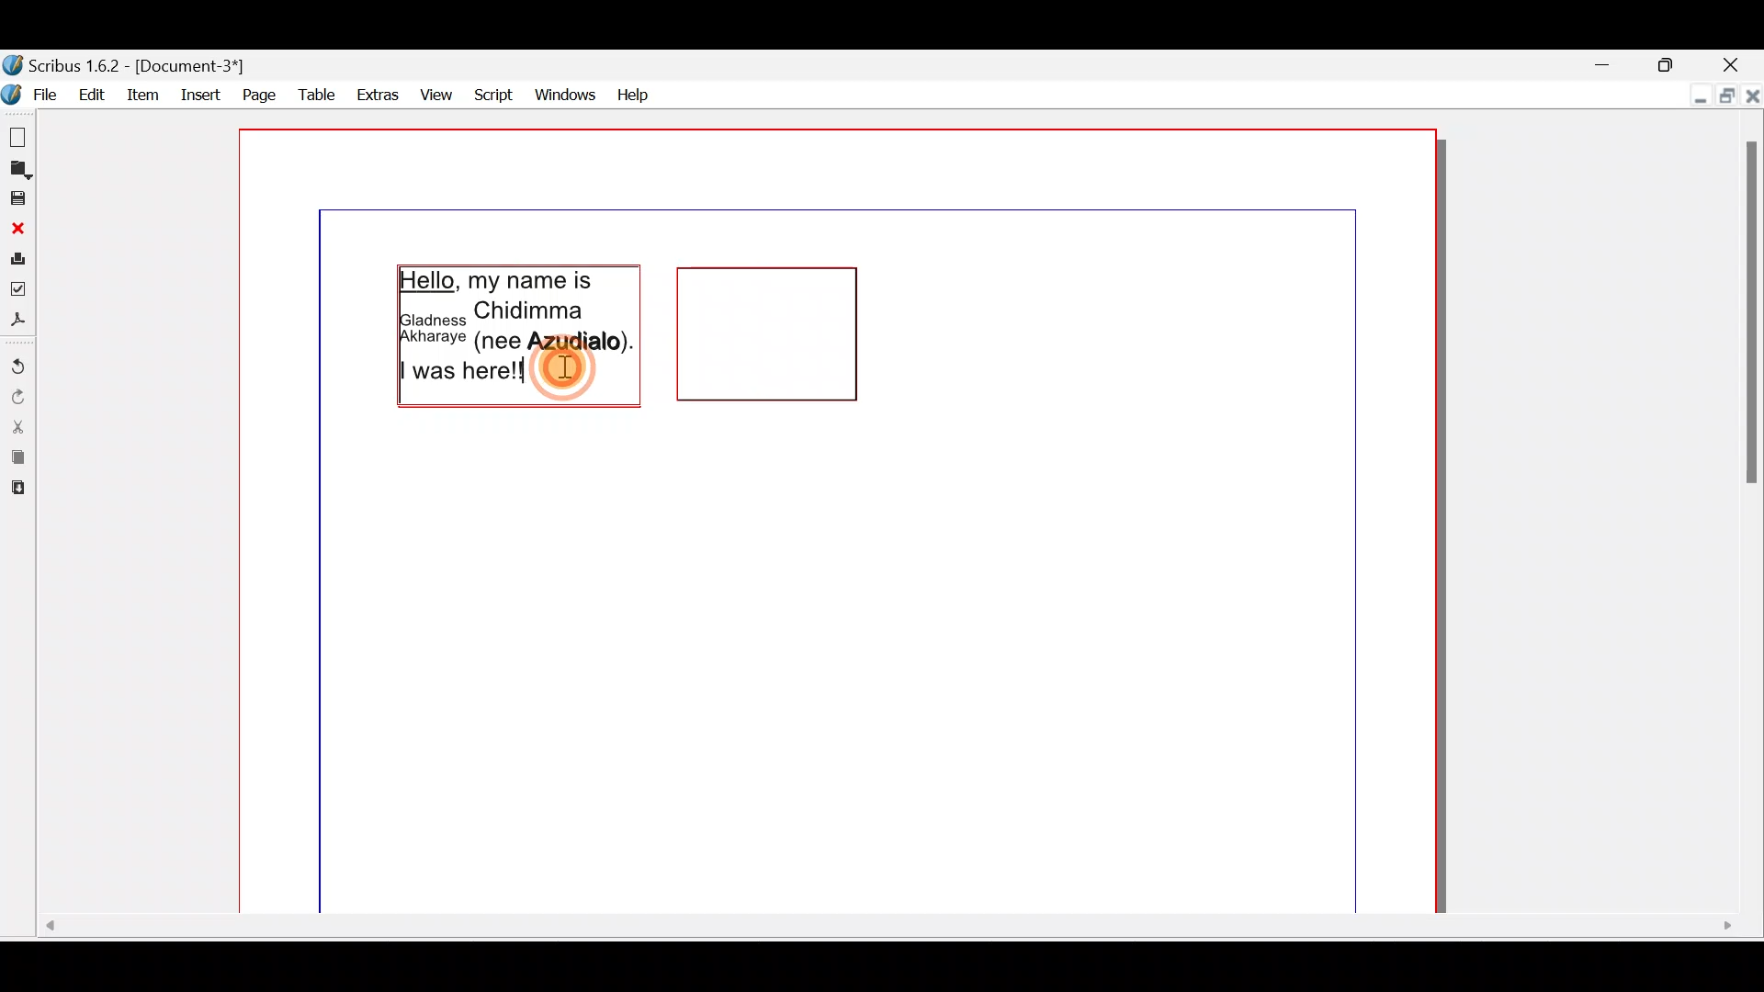  Describe the element at coordinates (18, 492) in the screenshot. I see `Paste` at that location.